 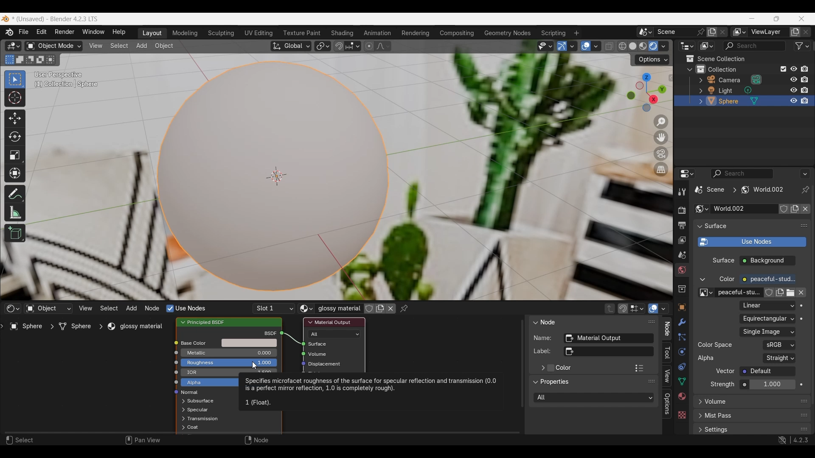 I want to click on Surface, so click(x=324, y=344).